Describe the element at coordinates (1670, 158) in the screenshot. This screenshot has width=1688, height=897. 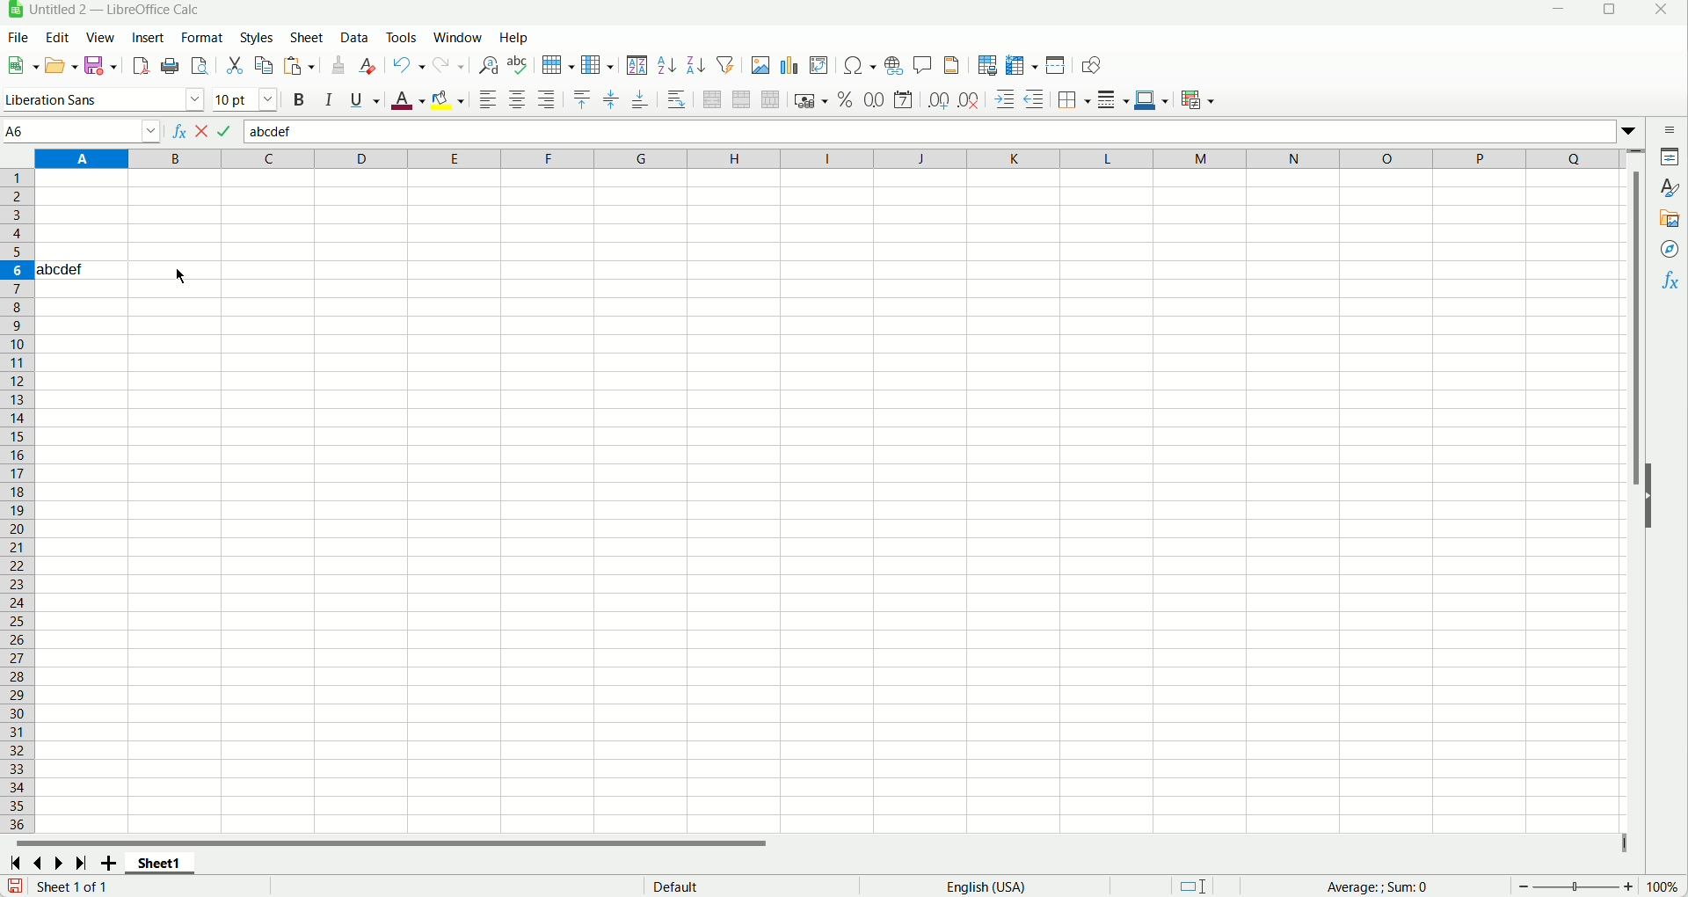
I see `properties` at that location.